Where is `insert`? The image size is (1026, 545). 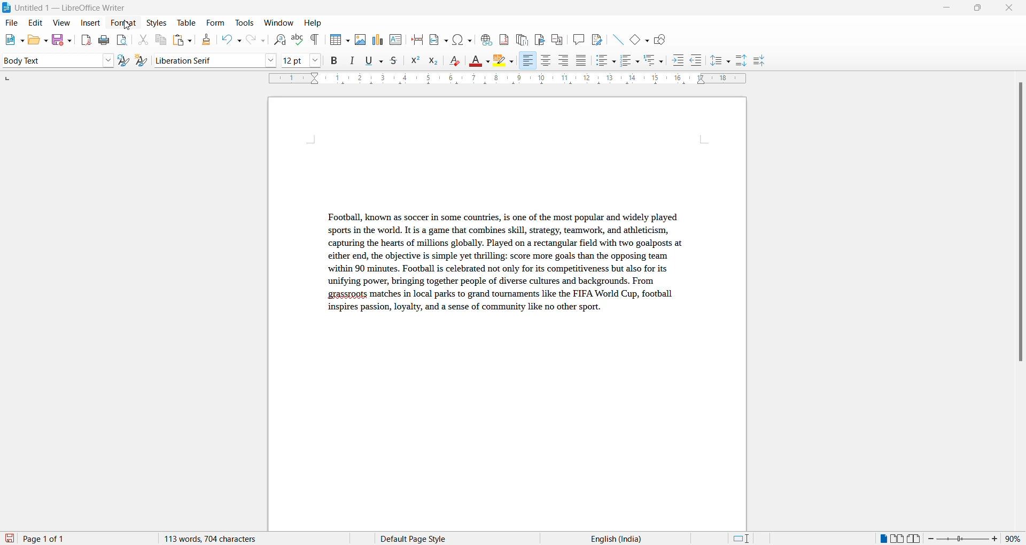 insert is located at coordinates (89, 24).